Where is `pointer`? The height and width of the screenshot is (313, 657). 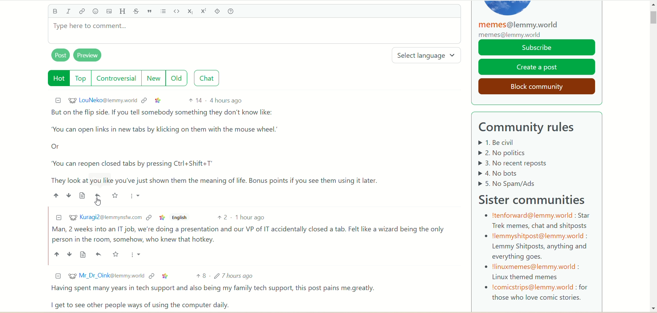 pointer is located at coordinates (99, 203).